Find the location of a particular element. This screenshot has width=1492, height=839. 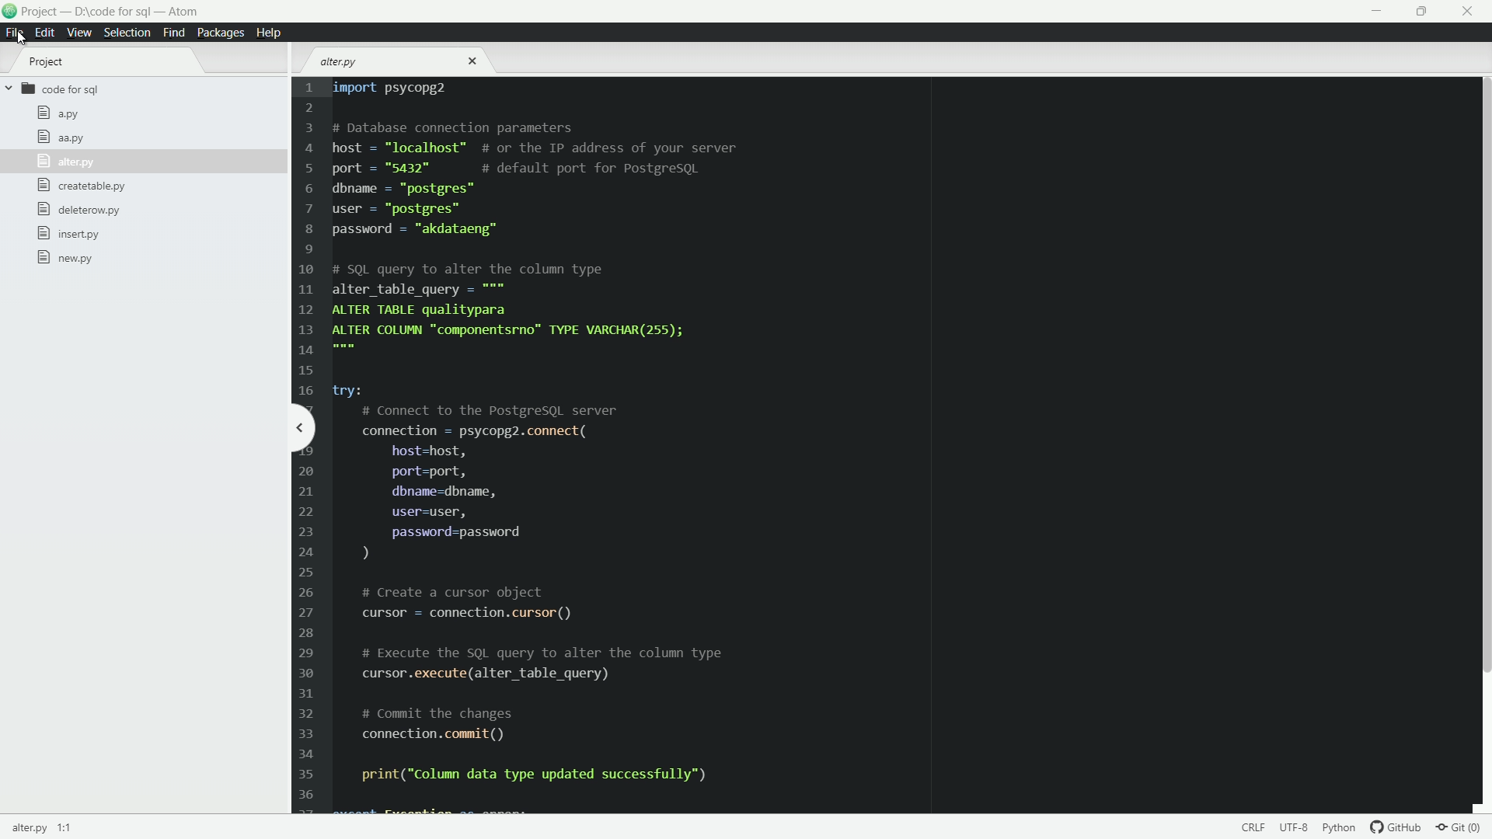

scroll bar is located at coordinates (1483, 377).